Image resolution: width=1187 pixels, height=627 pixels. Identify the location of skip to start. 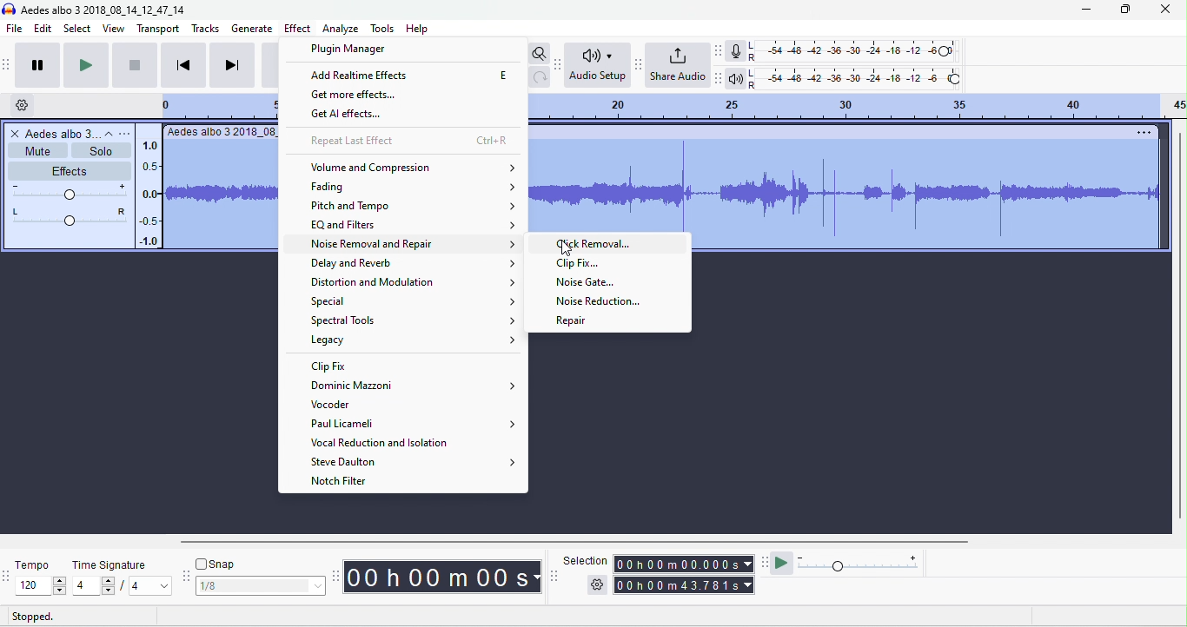
(183, 65).